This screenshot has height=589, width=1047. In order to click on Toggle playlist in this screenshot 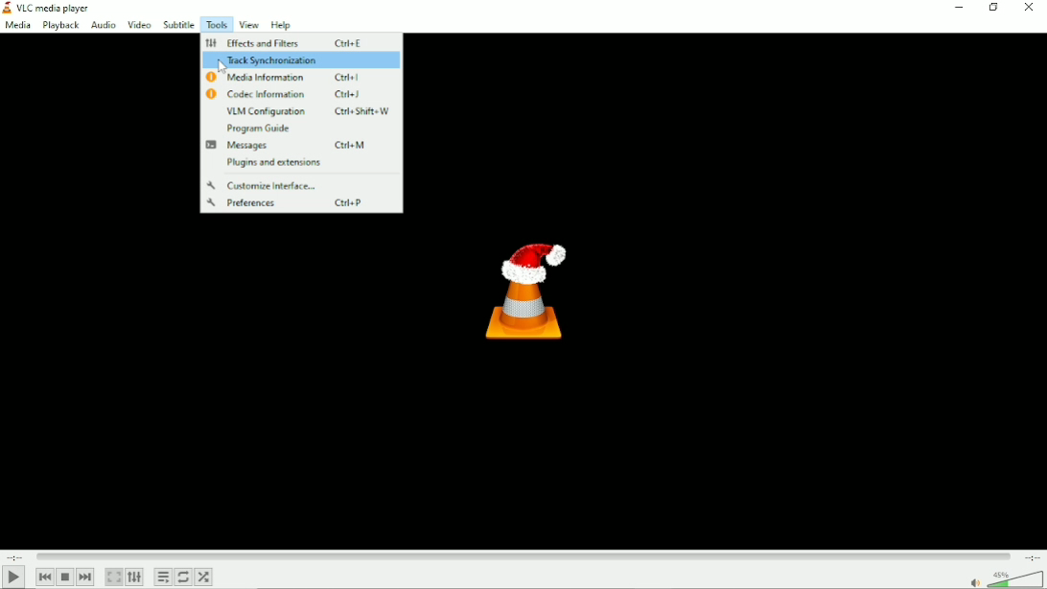, I will do `click(162, 577)`.